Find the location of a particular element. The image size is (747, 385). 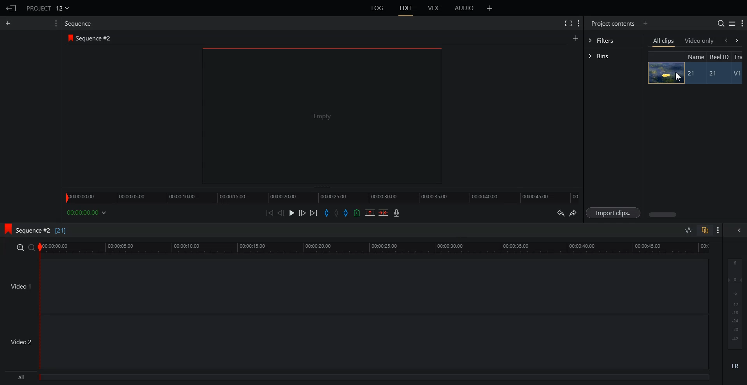

Play is located at coordinates (293, 213).